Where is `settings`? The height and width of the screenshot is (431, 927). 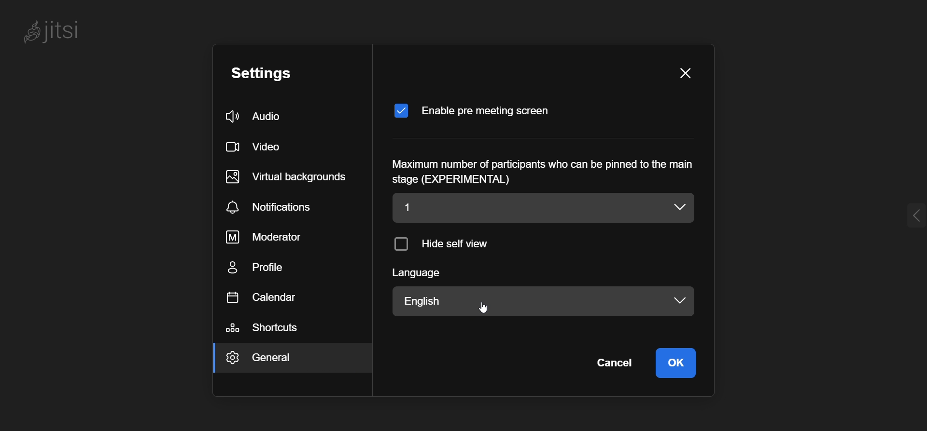
settings is located at coordinates (272, 73).